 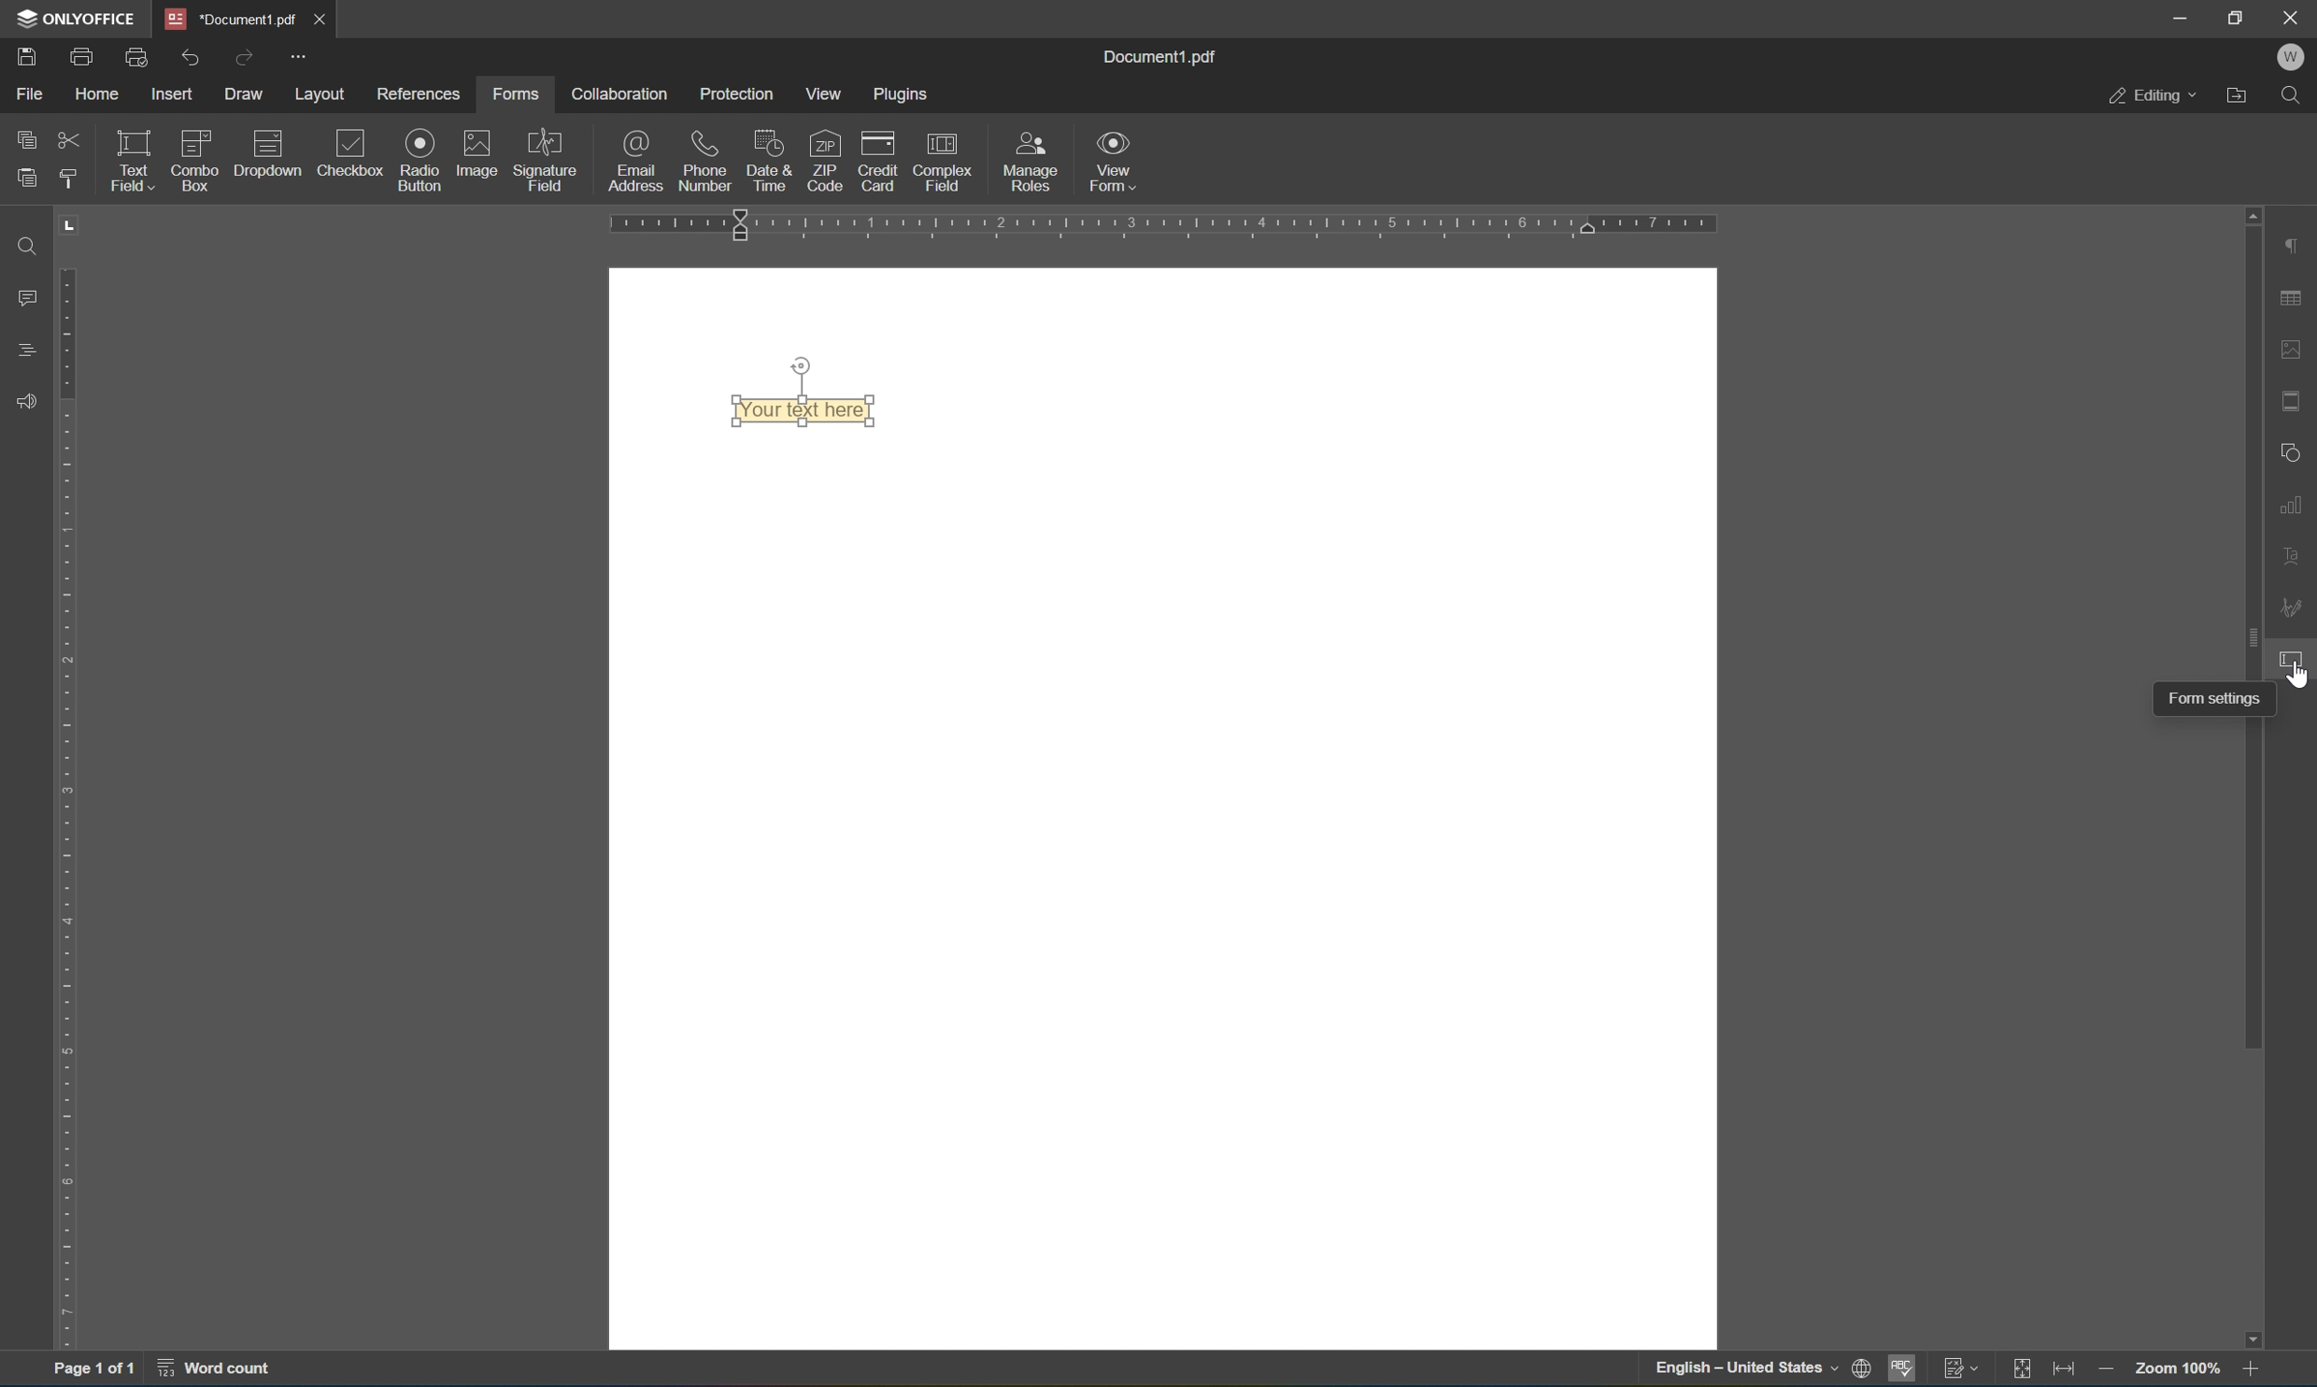 What do you see at coordinates (1958, 1368) in the screenshot?
I see `track changes` at bounding box center [1958, 1368].